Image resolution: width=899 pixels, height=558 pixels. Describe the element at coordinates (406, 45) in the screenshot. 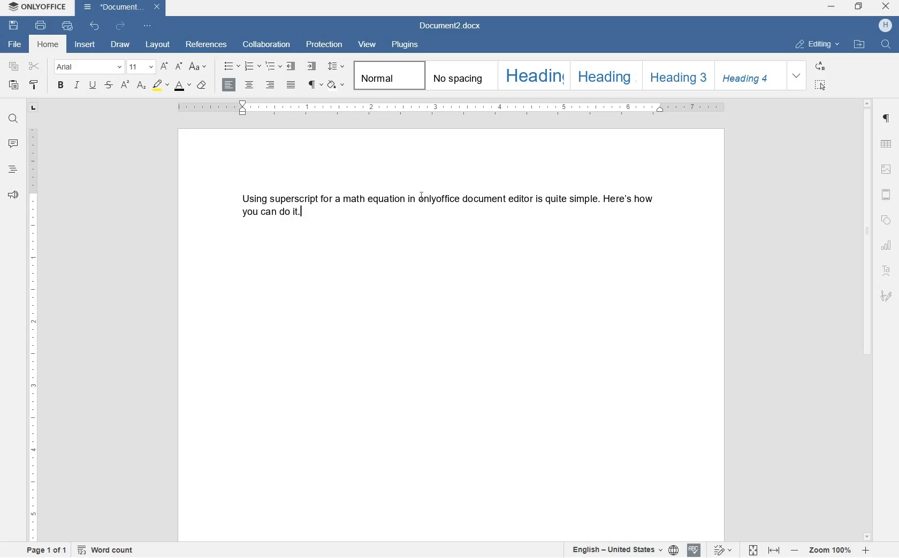

I see `plugins` at that location.